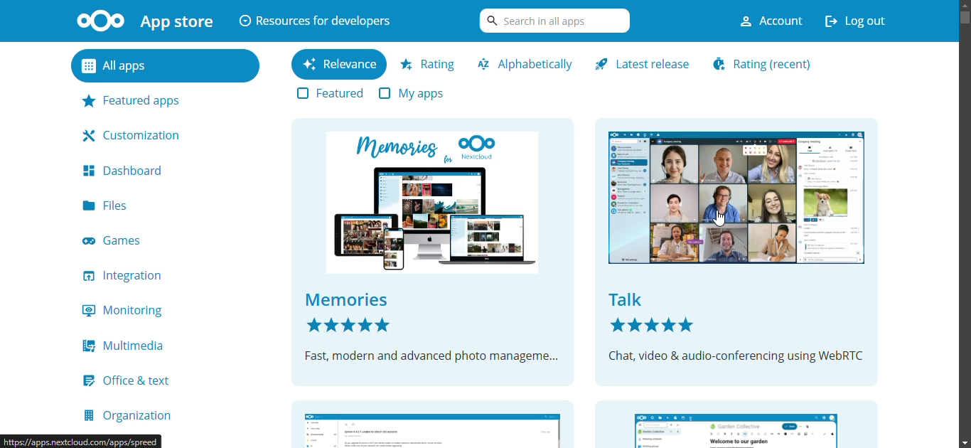 This screenshot has width=971, height=448. What do you see at coordinates (109, 205) in the screenshot?
I see `files` at bounding box center [109, 205].